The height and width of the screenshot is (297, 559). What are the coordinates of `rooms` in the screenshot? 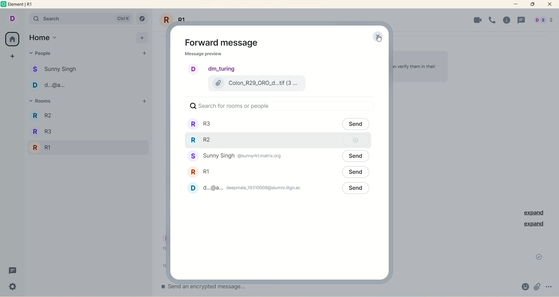 It's located at (275, 125).